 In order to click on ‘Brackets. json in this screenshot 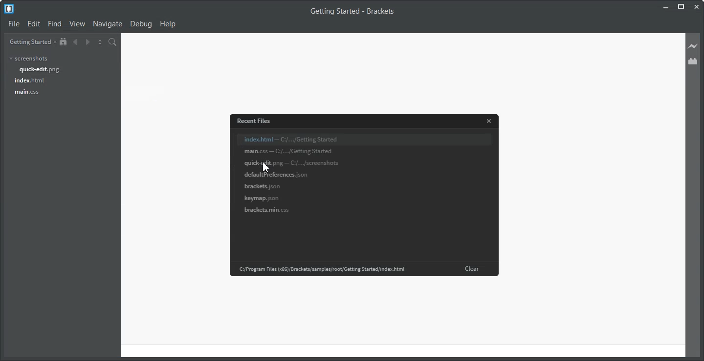, I will do `click(264, 186)`.